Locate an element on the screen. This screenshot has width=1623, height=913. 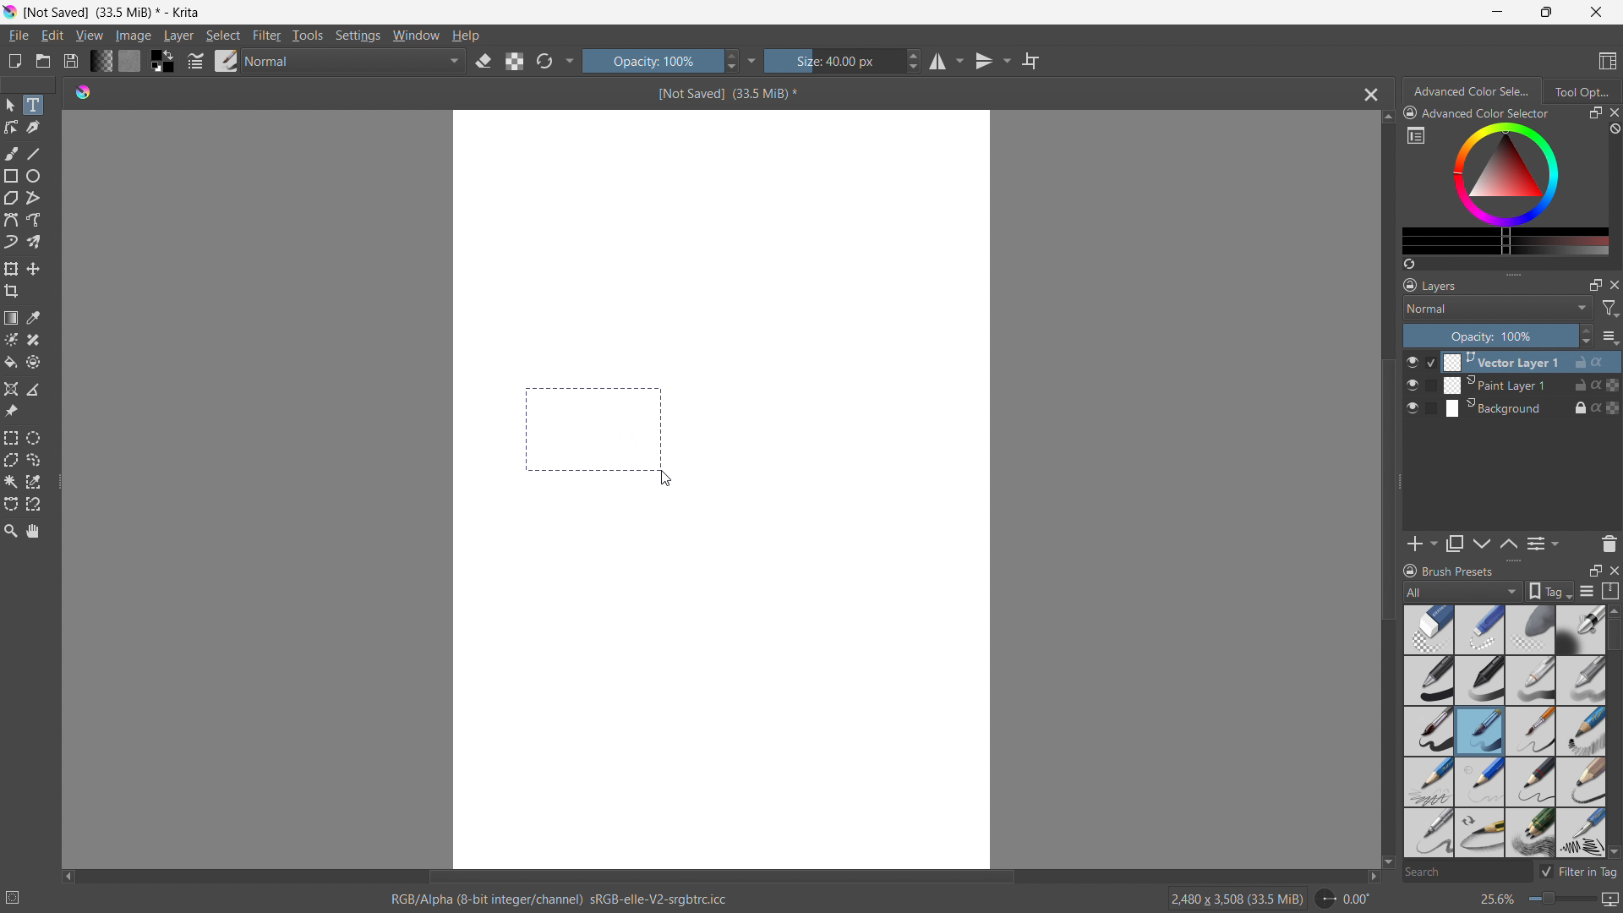
advanced color selector is located at coordinates (1477, 112).